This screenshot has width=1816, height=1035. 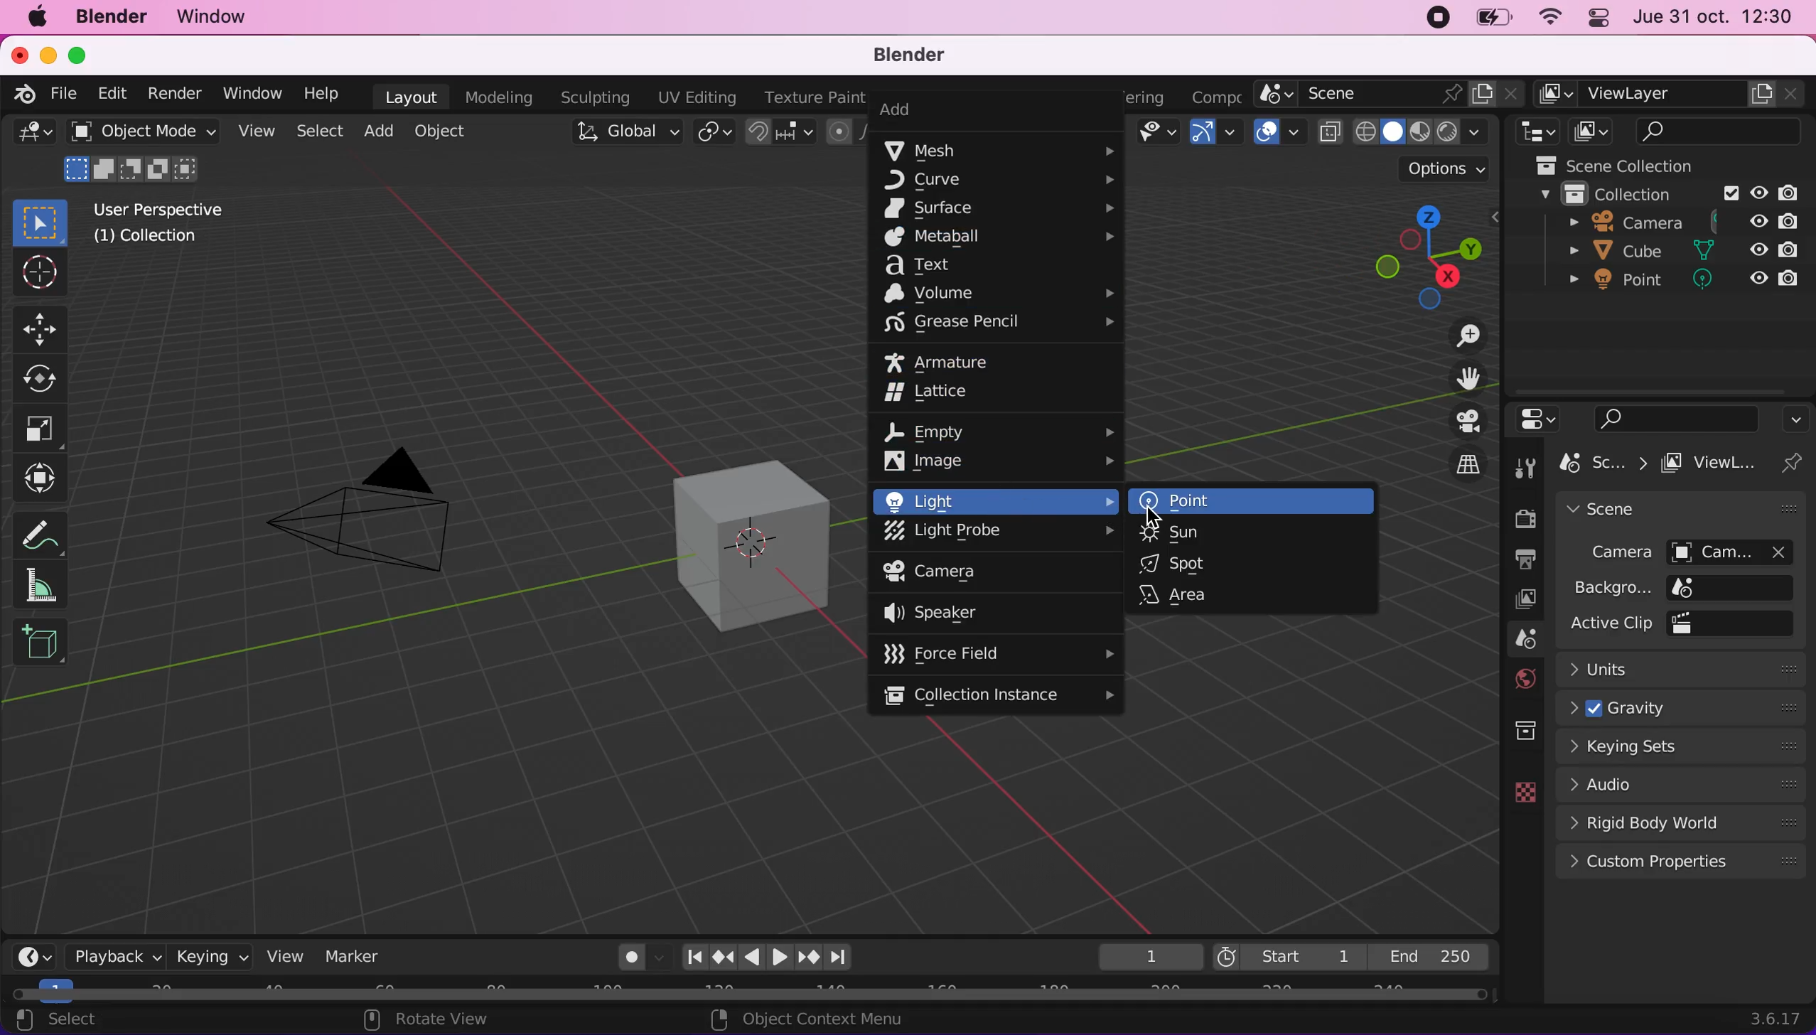 What do you see at coordinates (45, 645) in the screenshot?
I see `add cube` at bounding box center [45, 645].